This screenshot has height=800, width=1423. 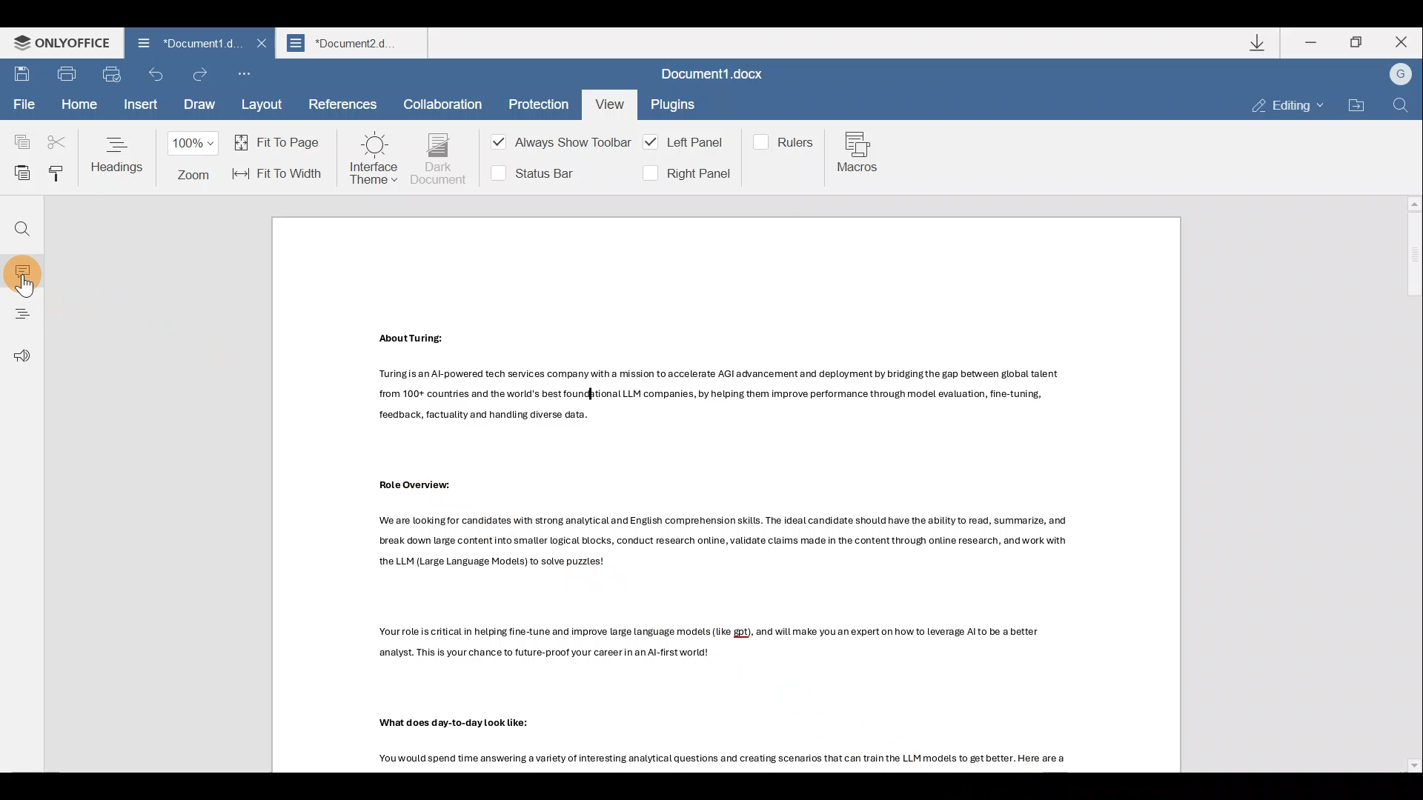 What do you see at coordinates (77, 104) in the screenshot?
I see `Home` at bounding box center [77, 104].